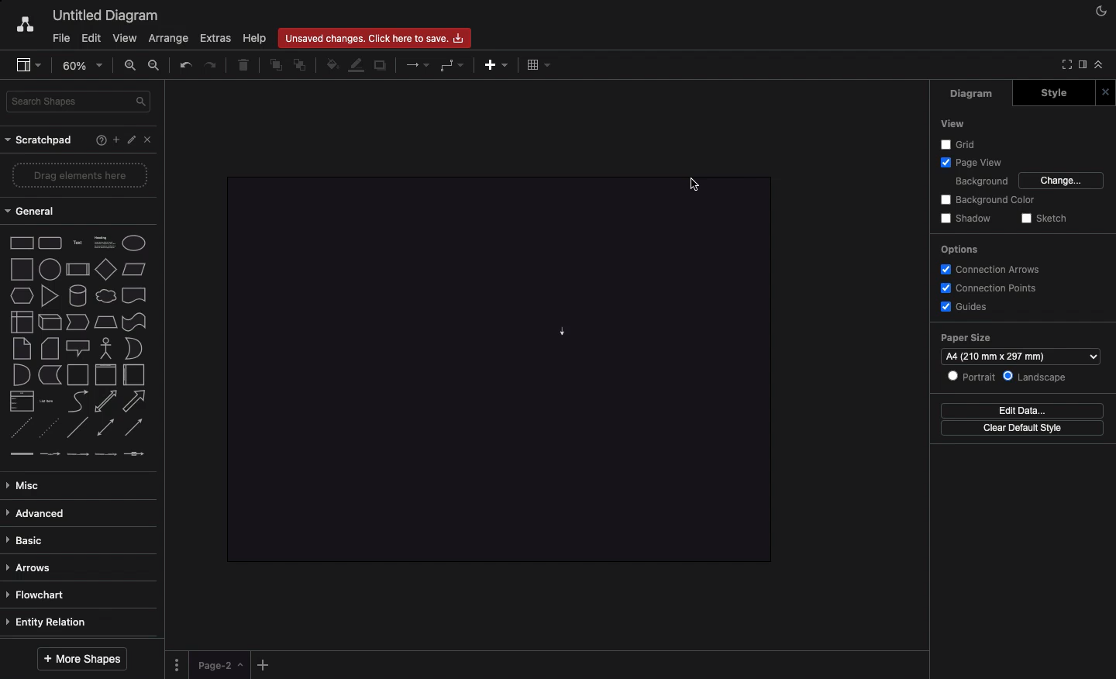 This screenshot has width=1116, height=679. Describe the element at coordinates (970, 376) in the screenshot. I see `Portrait` at that location.